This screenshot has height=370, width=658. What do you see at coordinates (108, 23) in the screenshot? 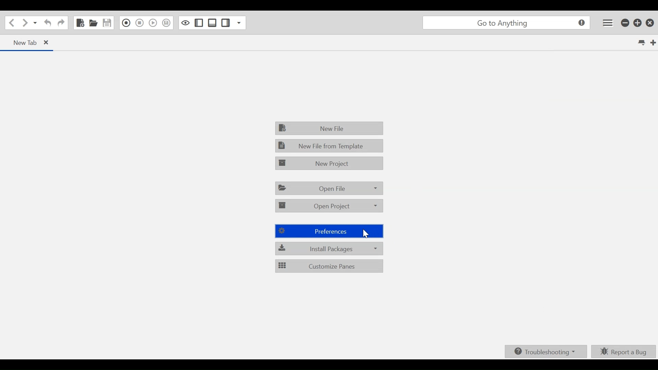
I see `Save File` at bounding box center [108, 23].